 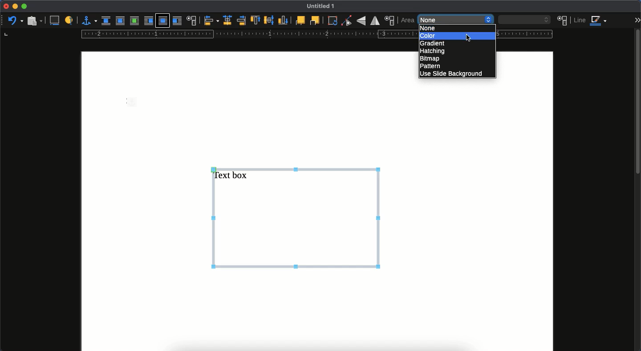 What do you see at coordinates (89, 20) in the screenshot?
I see `anchor for object` at bounding box center [89, 20].